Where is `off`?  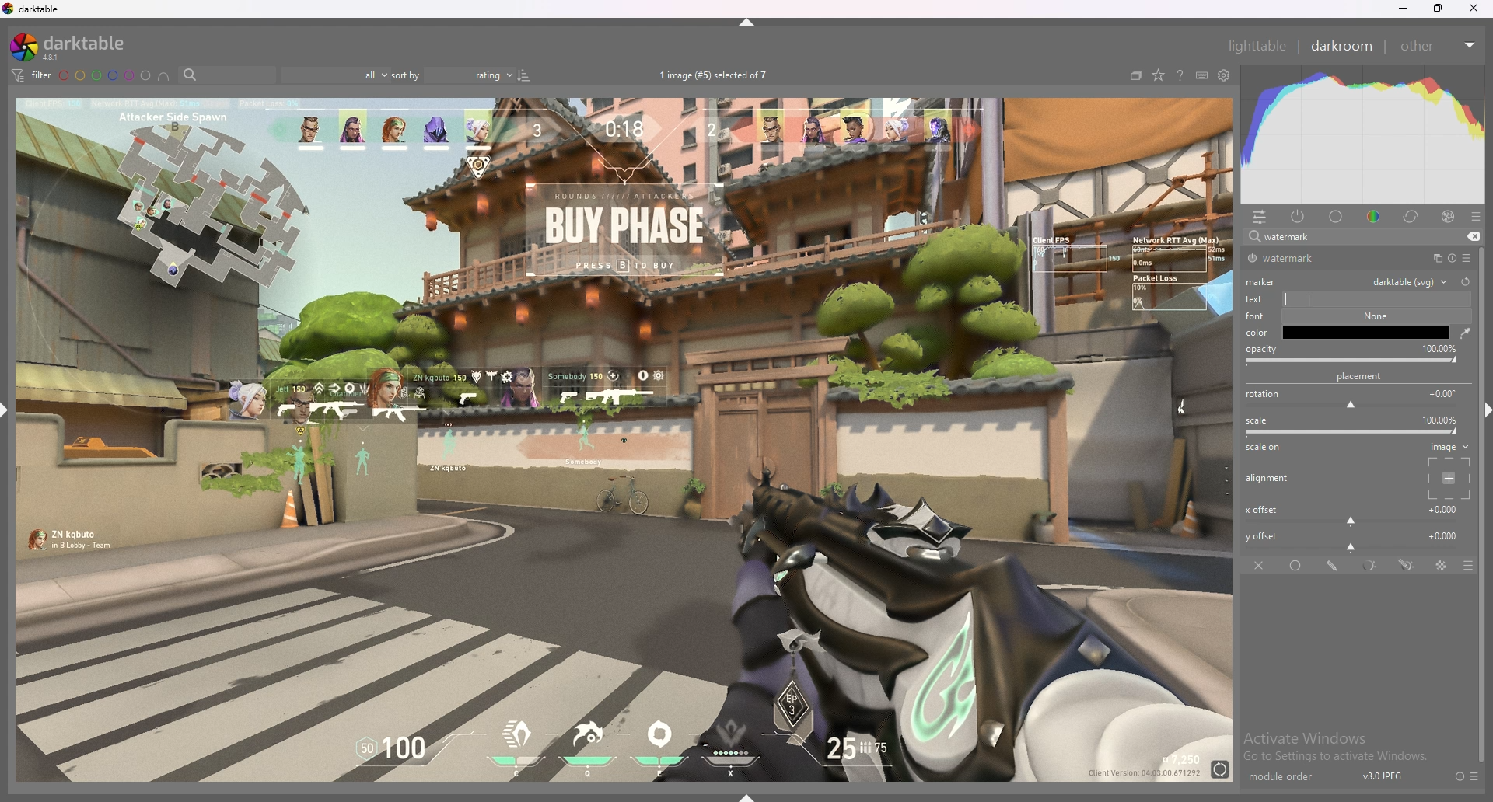 off is located at coordinates (1260, 565).